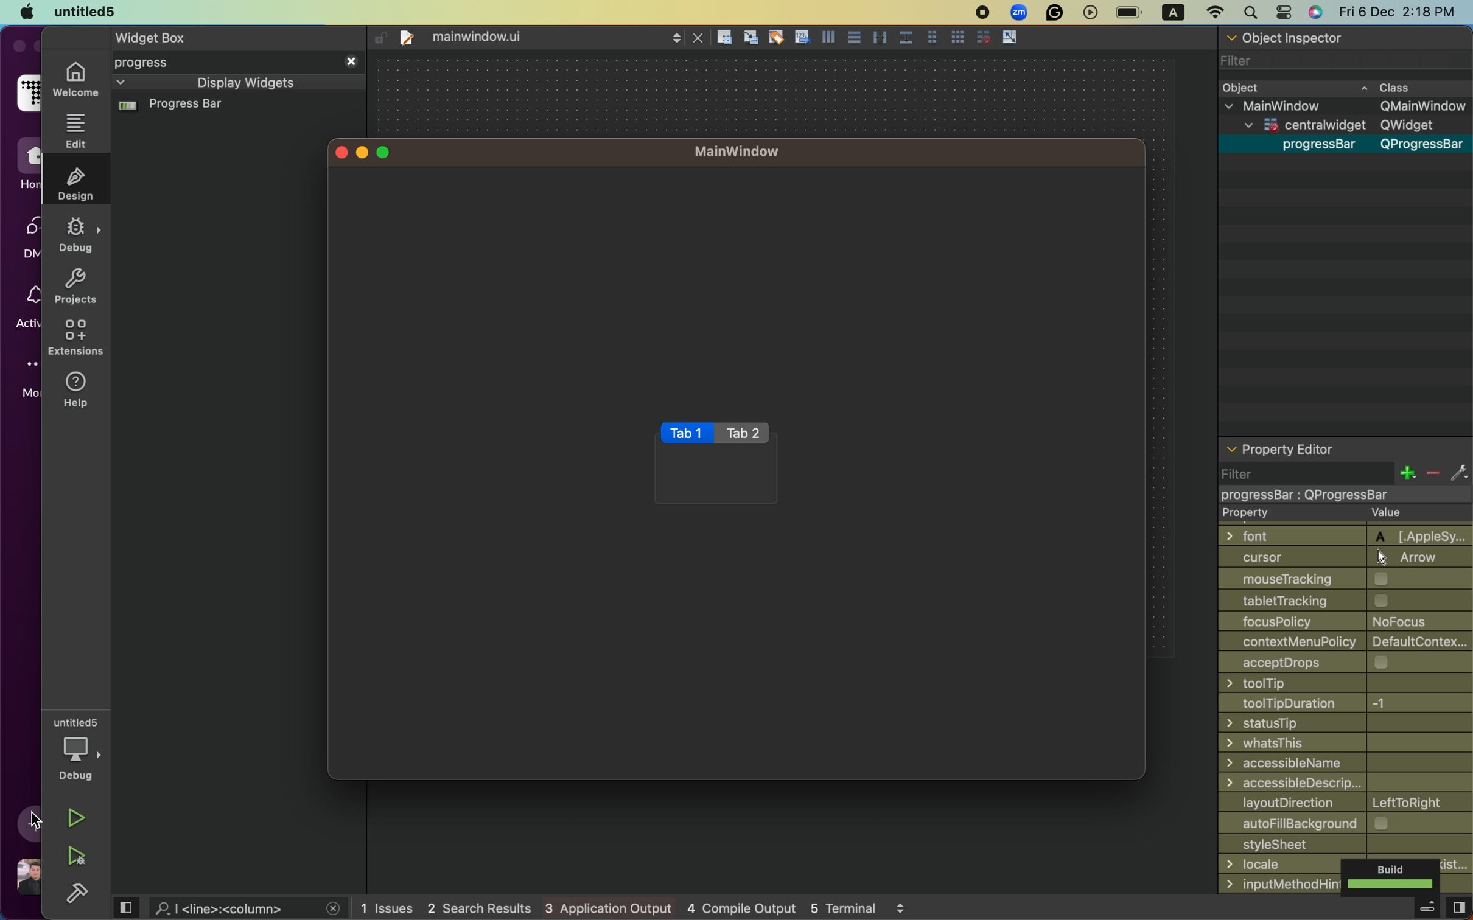 The width and height of the screenshot is (1473, 920). Describe the element at coordinates (222, 36) in the screenshot. I see `tab` at that location.